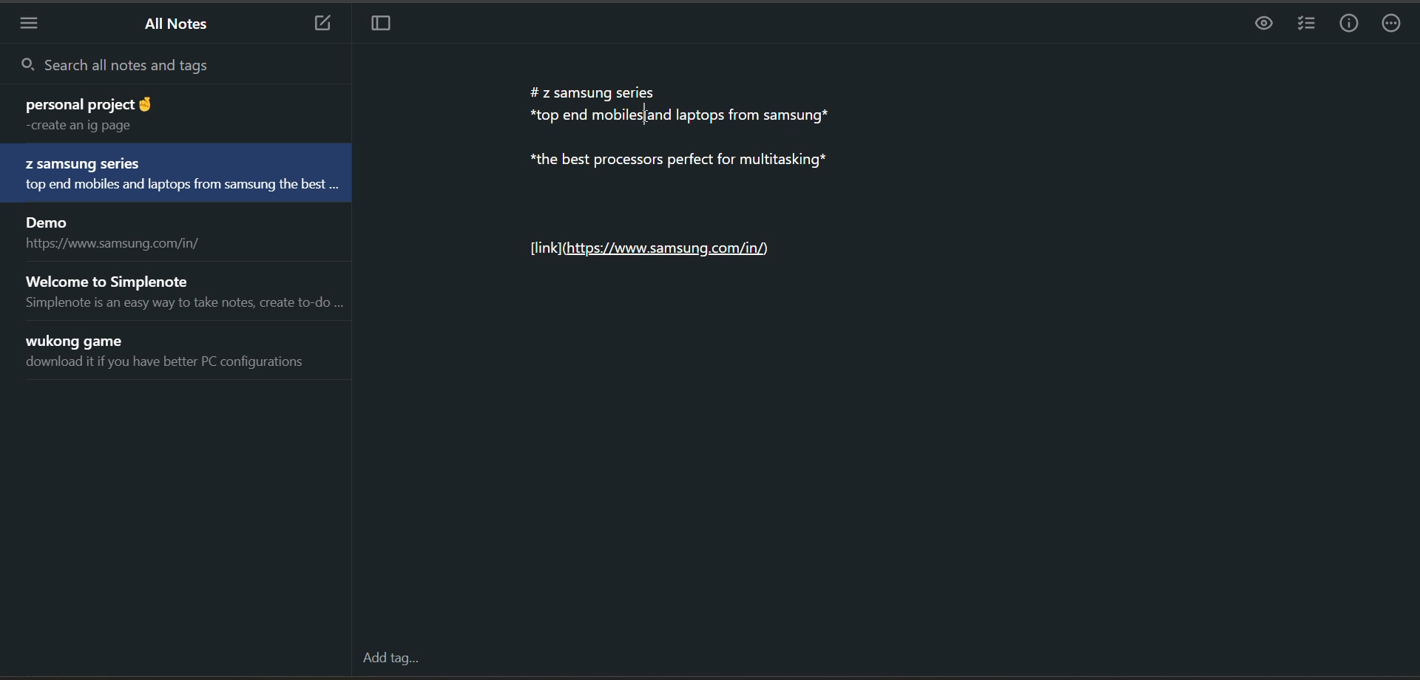 The height and width of the screenshot is (680, 1420). Describe the element at coordinates (118, 234) in the screenshot. I see `note title and preview` at that location.